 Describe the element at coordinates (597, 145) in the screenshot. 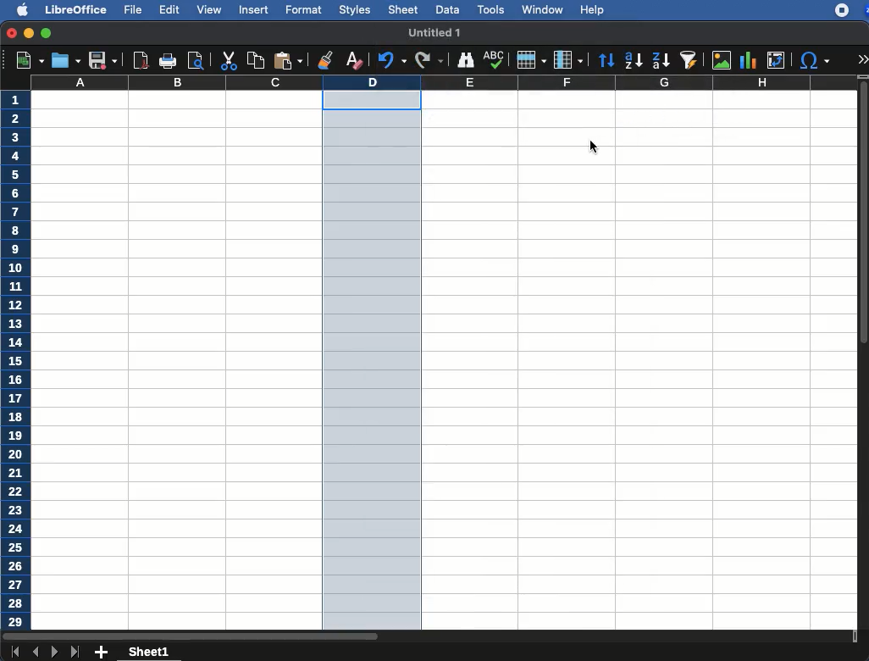

I see `cursor` at that location.